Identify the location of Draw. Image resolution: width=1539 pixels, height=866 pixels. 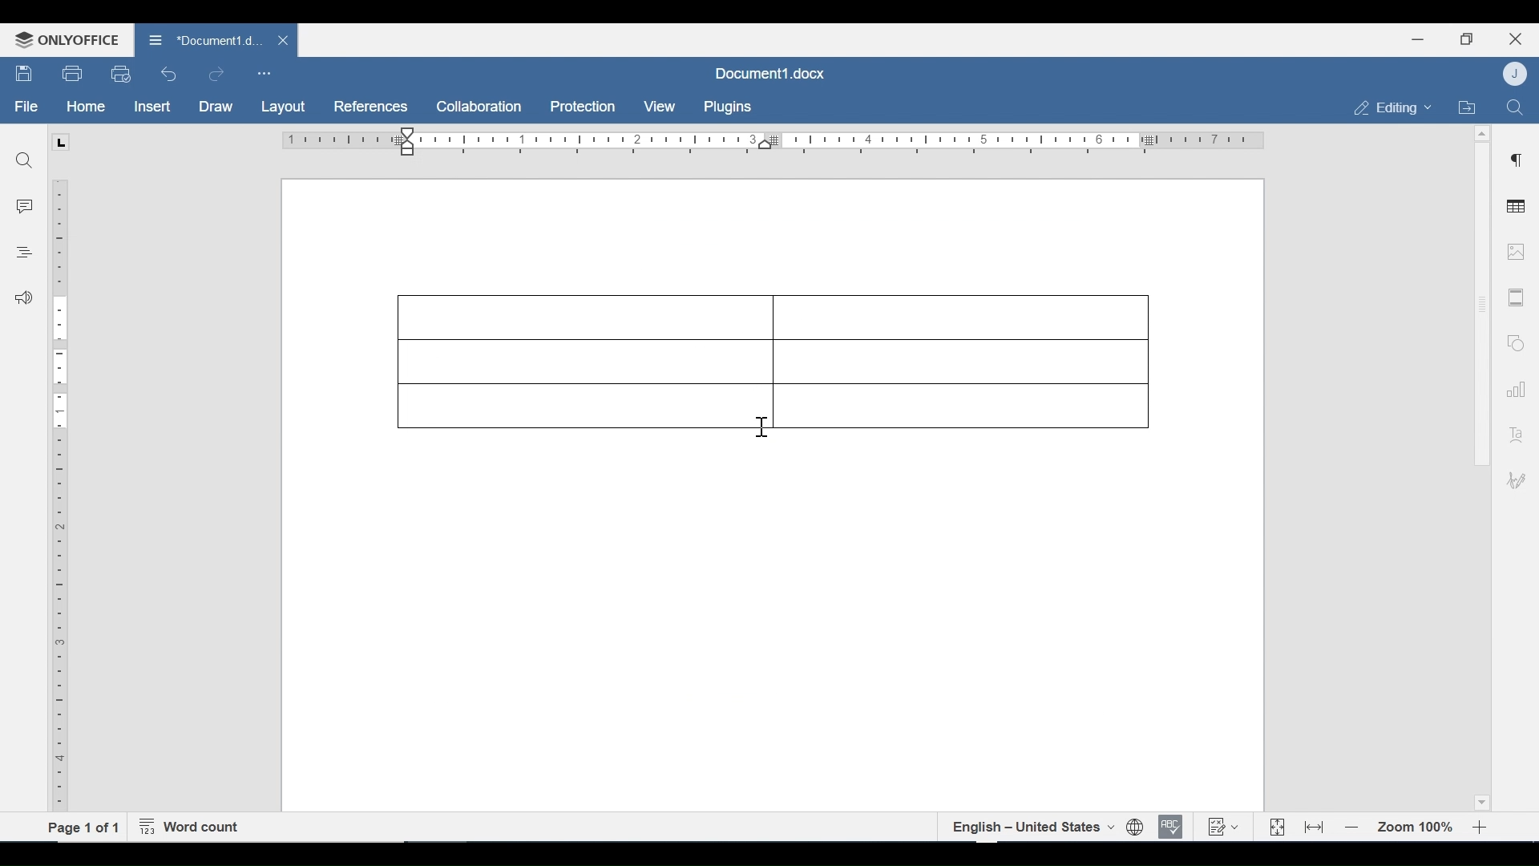
(216, 107).